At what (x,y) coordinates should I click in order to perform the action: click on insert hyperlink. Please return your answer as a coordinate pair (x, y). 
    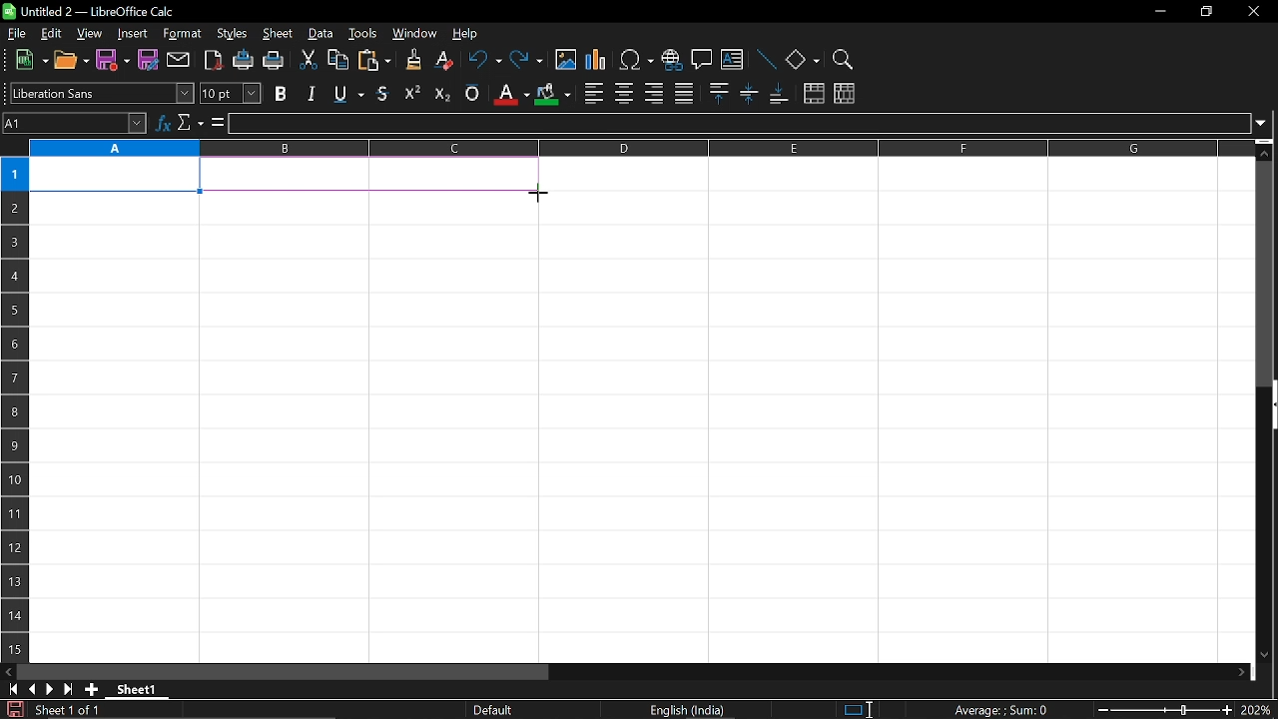
    Looking at the image, I should click on (671, 58).